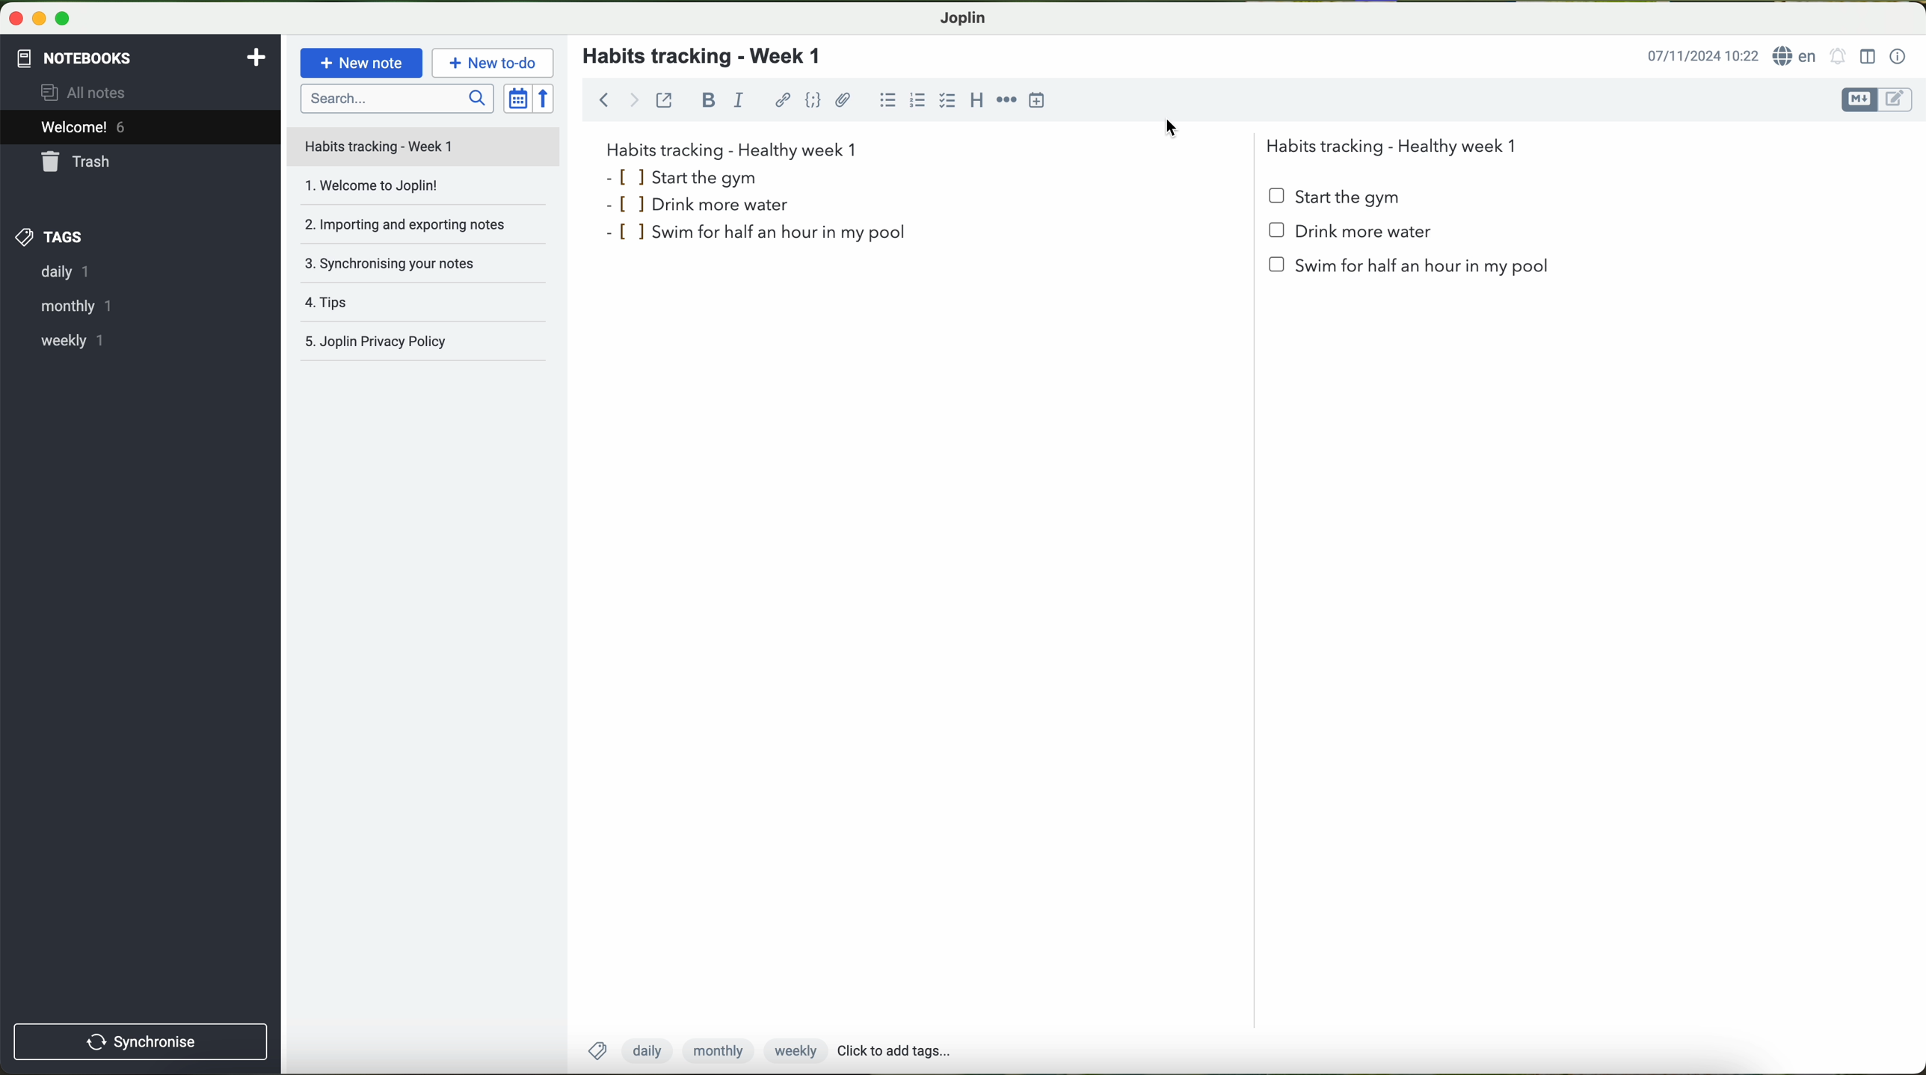 The width and height of the screenshot is (1926, 1075). What do you see at coordinates (36, 17) in the screenshot?
I see `minimize` at bounding box center [36, 17].